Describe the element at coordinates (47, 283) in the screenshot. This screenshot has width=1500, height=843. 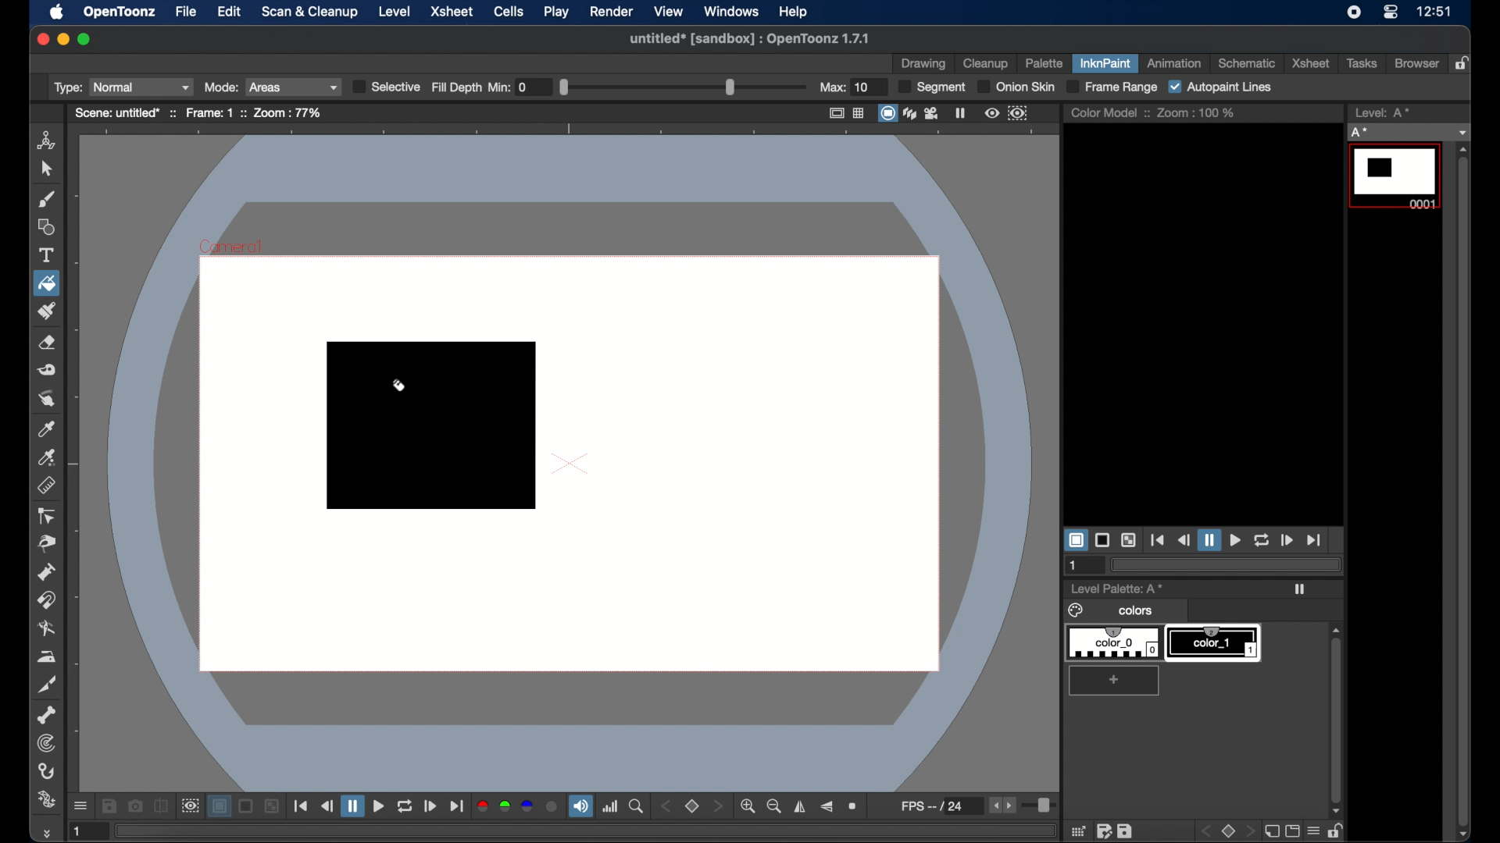
I see `fill tool` at that location.